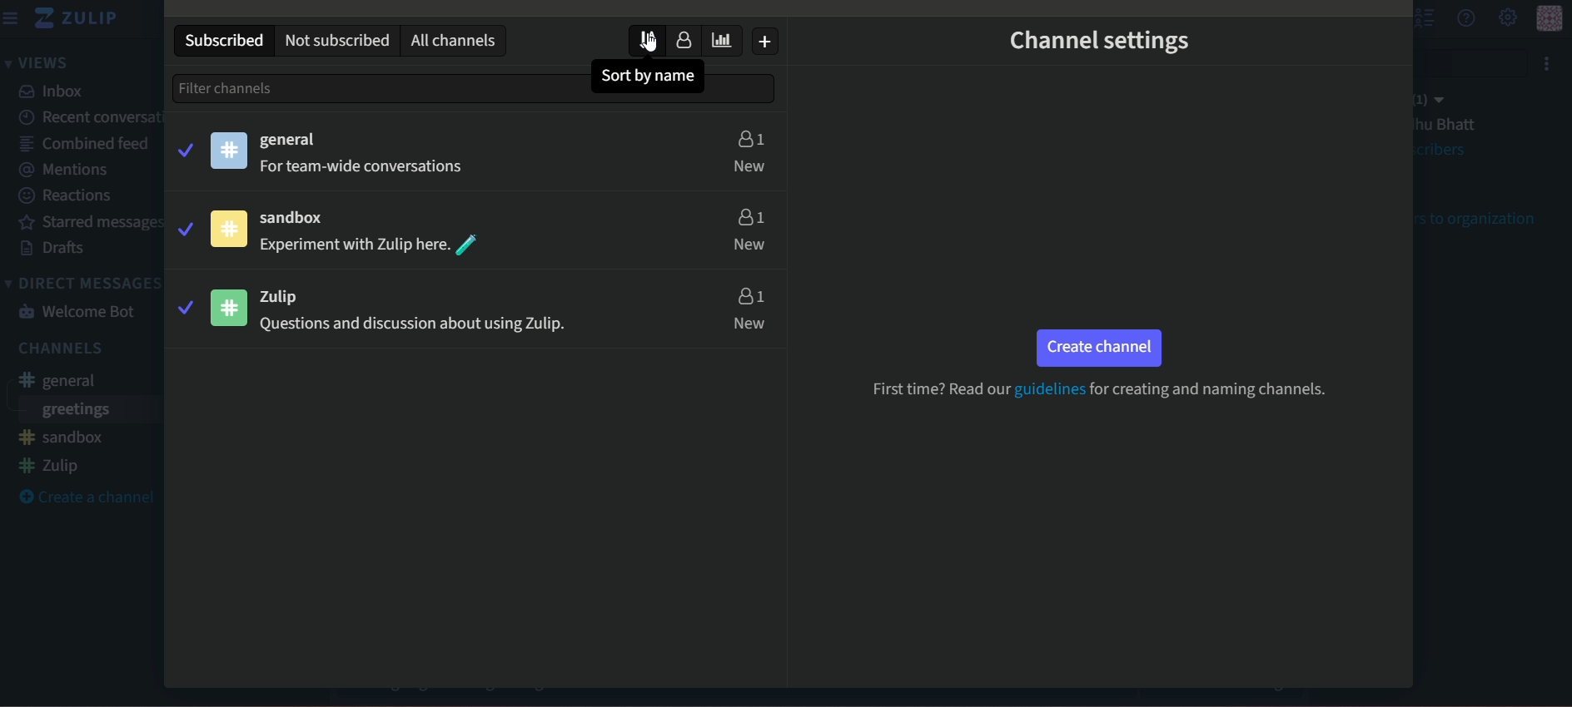 Image resolution: width=1572 pixels, height=707 pixels. Describe the element at coordinates (366, 168) in the screenshot. I see `text` at that location.